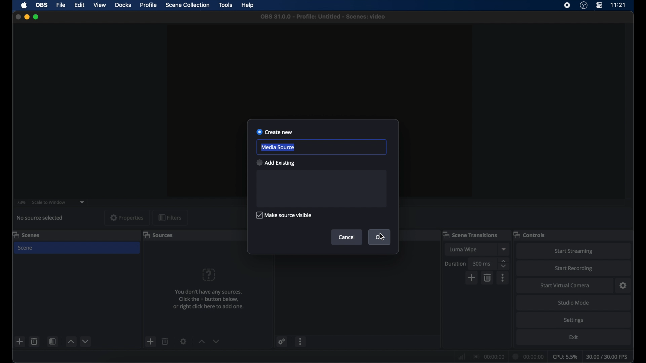  What do you see at coordinates (21, 202) in the screenshot?
I see `73%` at bounding box center [21, 202].